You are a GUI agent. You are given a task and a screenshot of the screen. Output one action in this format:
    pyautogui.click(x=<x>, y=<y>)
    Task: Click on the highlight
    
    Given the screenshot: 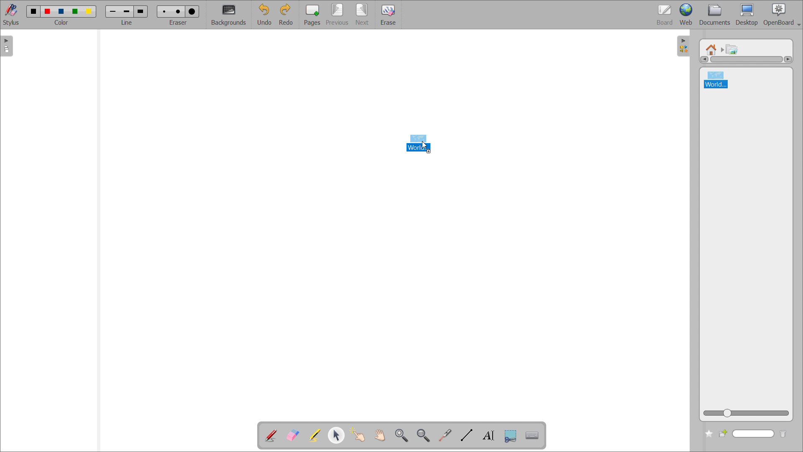 What is the action you would take?
    pyautogui.click(x=315, y=436)
    